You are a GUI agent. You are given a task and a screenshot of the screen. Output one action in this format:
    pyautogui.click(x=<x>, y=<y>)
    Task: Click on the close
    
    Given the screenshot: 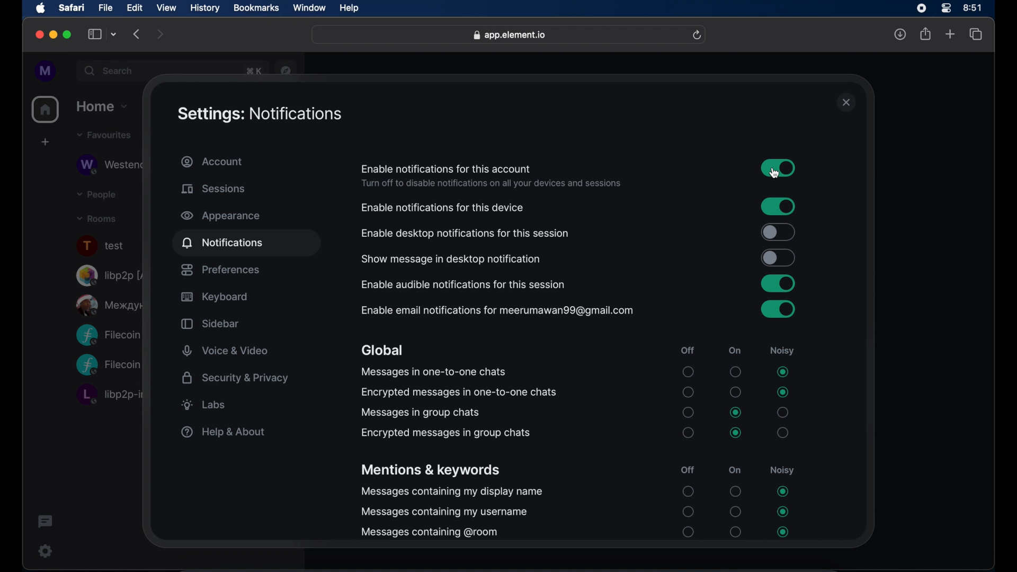 What is the action you would take?
    pyautogui.click(x=846, y=103)
    